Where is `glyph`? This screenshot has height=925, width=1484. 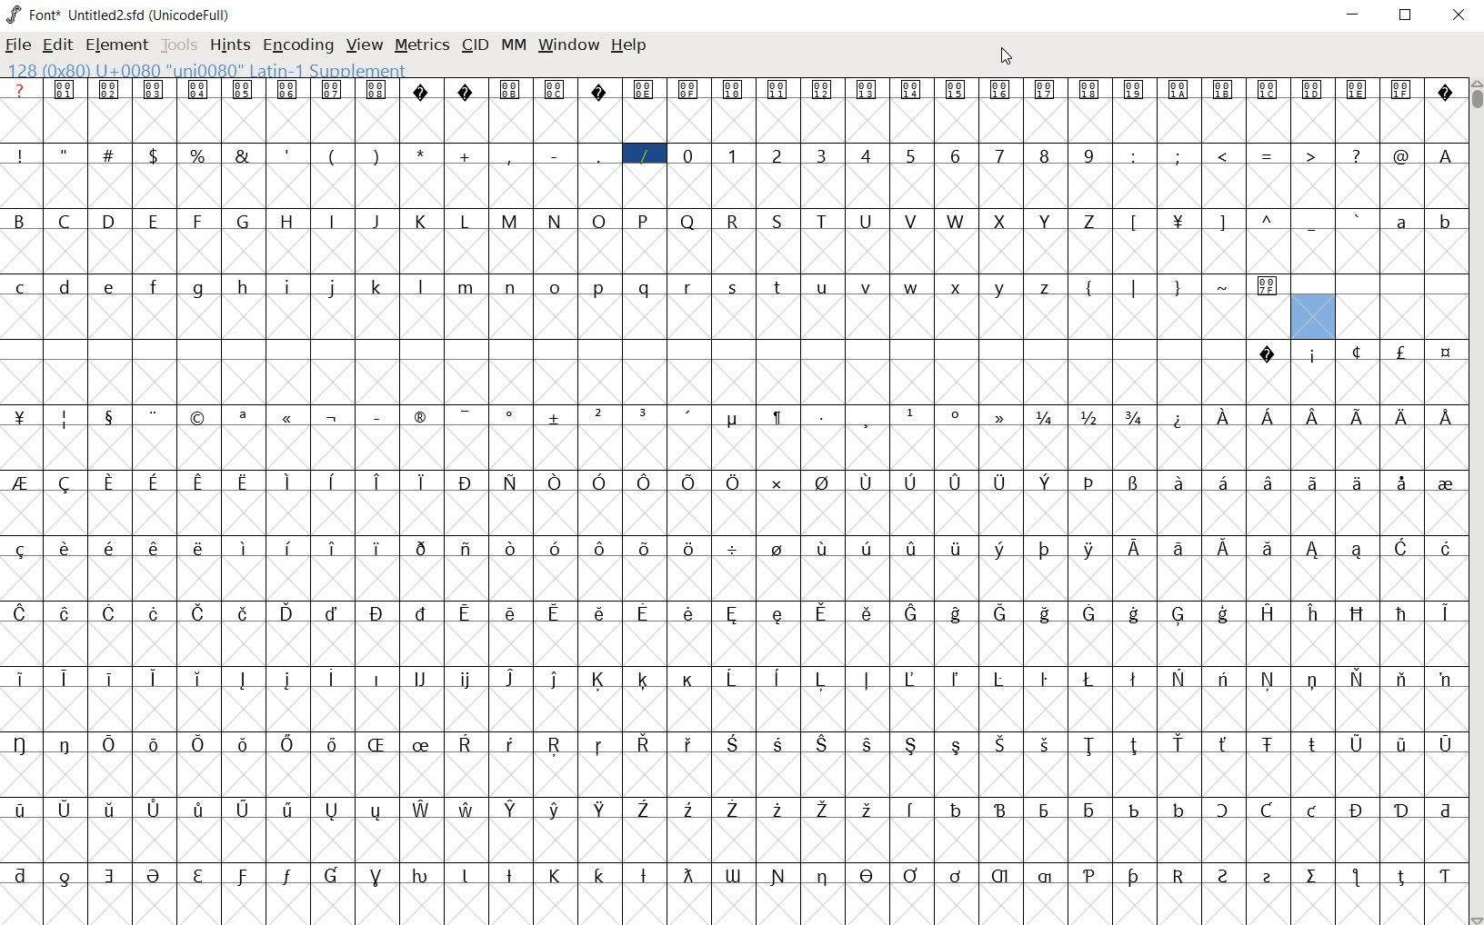 glyph is located at coordinates (1445, 811).